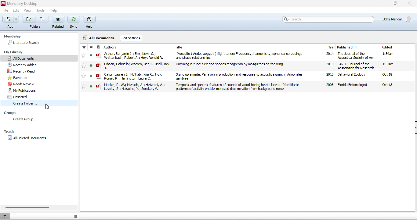 This screenshot has height=220, width=417. I want to click on sync, so click(74, 22).